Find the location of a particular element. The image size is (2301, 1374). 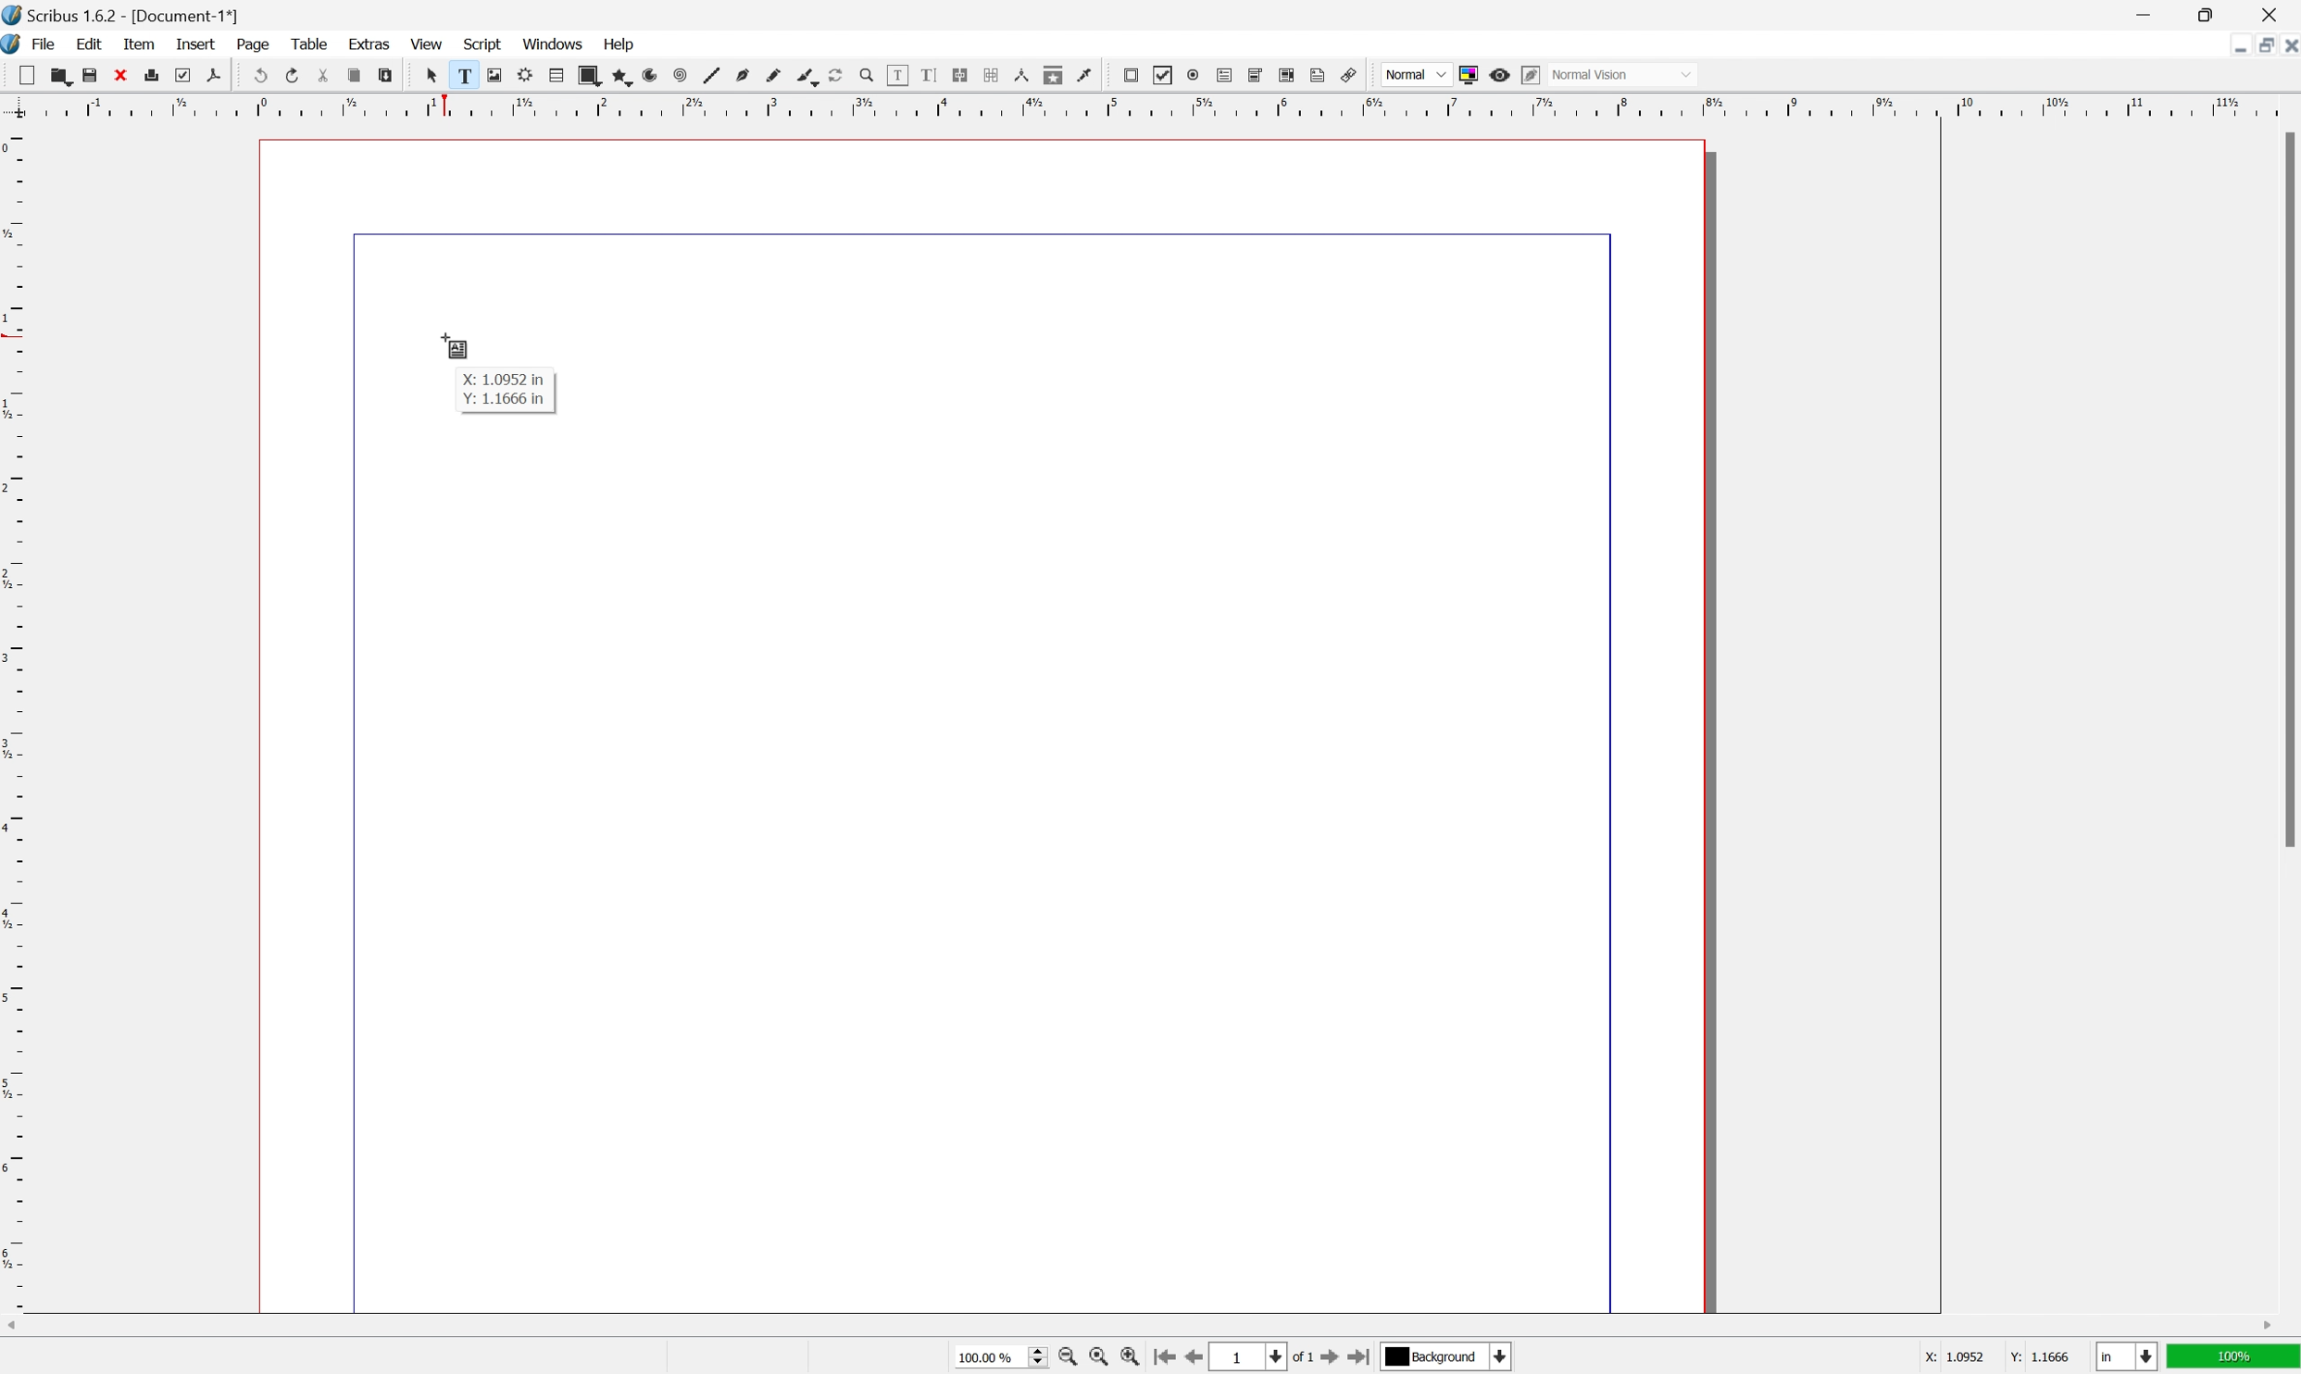

page is located at coordinates (255, 44).